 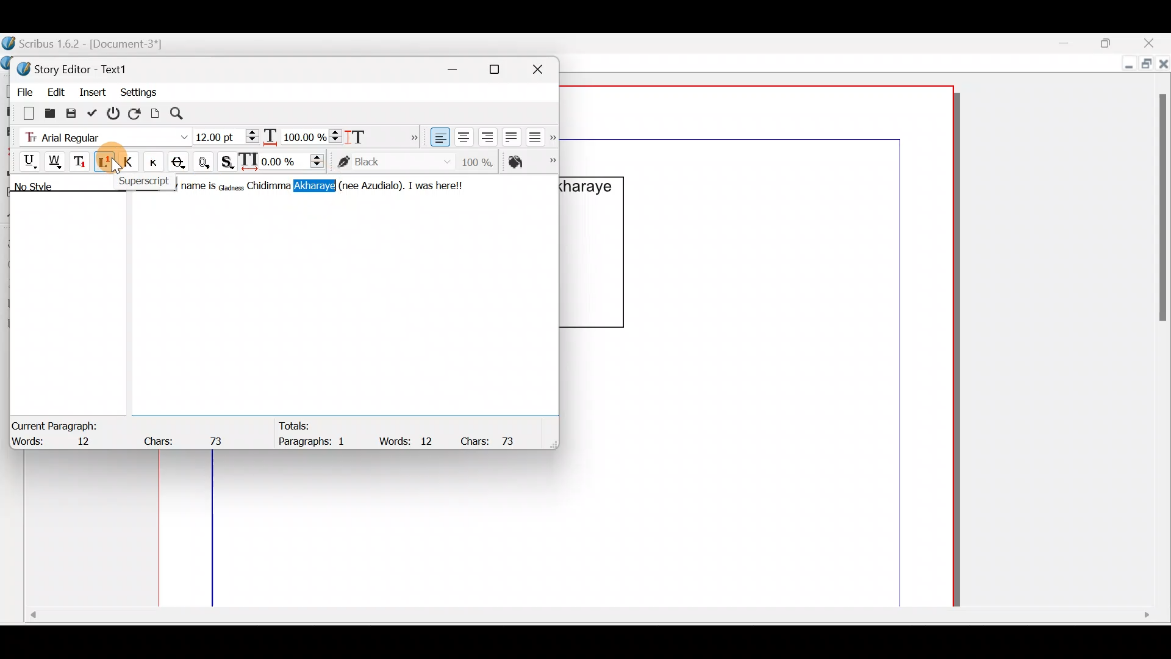 What do you see at coordinates (303, 134) in the screenshot?
I see `Scaling width of characters` at bounding box center [303, 134].